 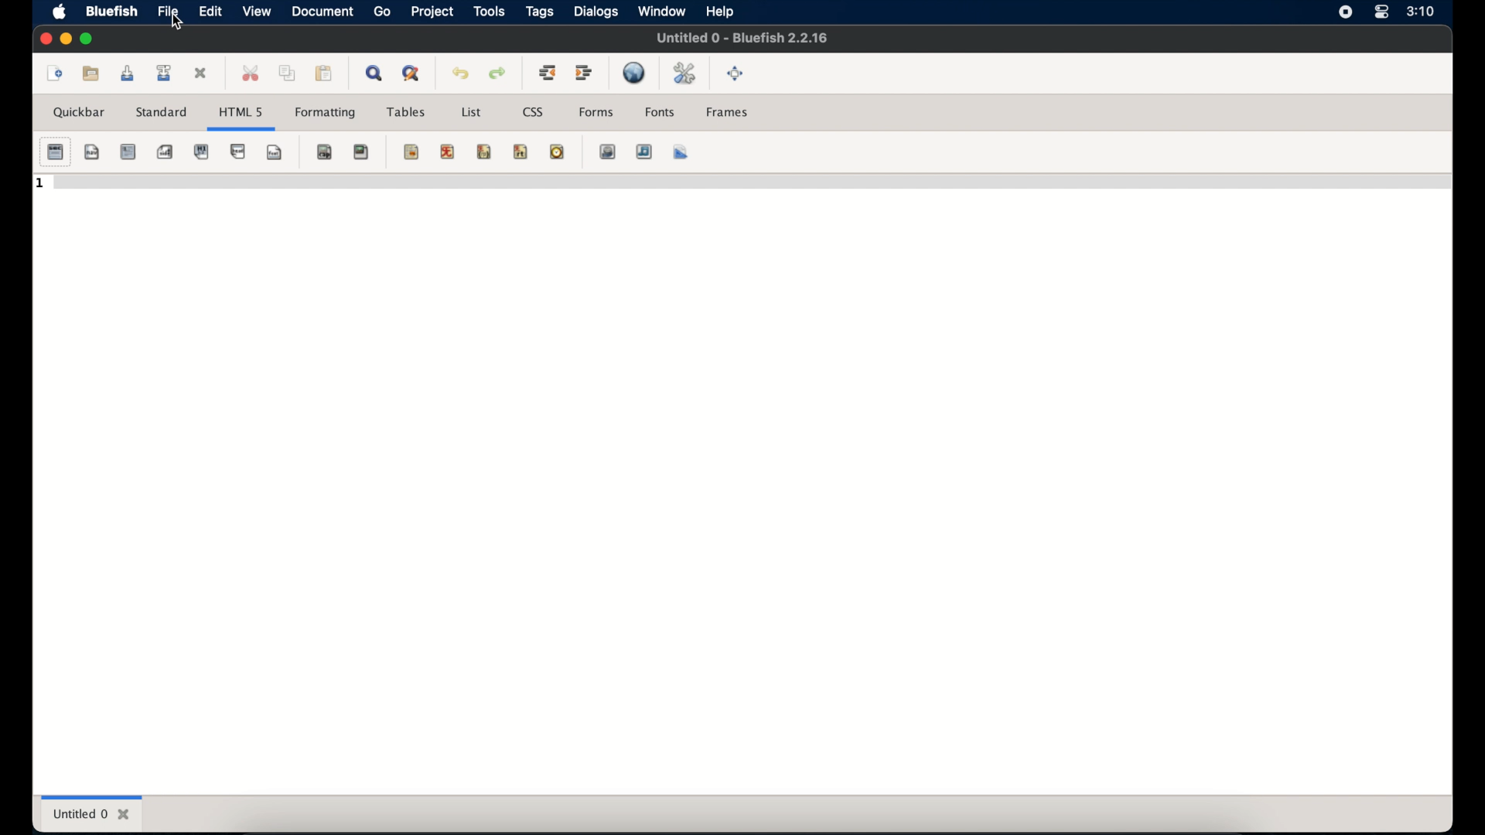 I want to click on project, so click(x=432, y=11).